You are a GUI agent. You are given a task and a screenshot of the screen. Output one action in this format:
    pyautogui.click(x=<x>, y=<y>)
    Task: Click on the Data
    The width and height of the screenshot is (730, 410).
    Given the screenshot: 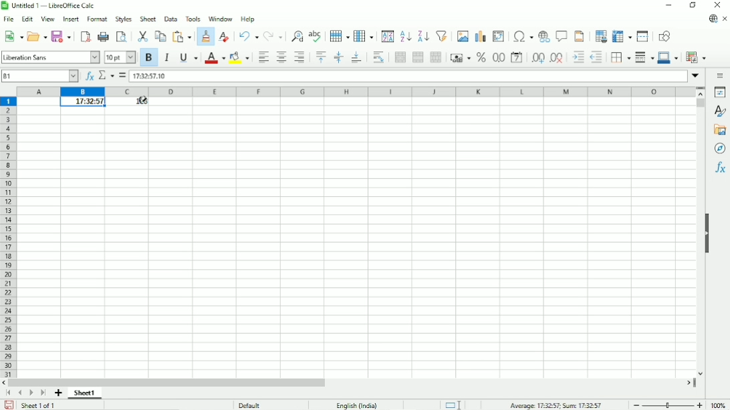 What is the action you would take?
    pyautogui.click(x=170, y=19)
    